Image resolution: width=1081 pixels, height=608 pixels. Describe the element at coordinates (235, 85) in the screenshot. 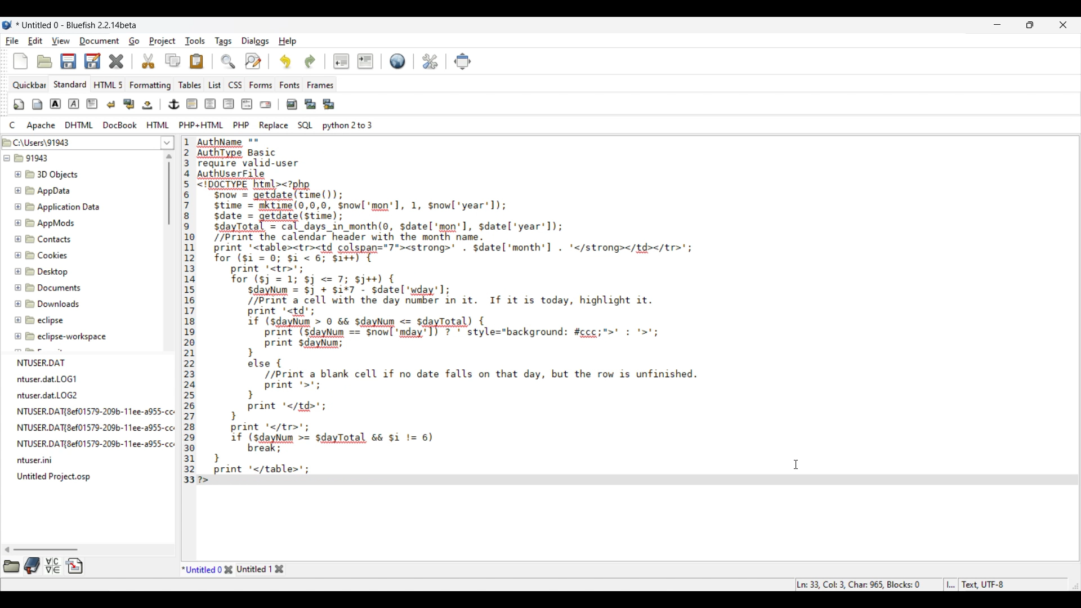

I see `CSS` at that location.